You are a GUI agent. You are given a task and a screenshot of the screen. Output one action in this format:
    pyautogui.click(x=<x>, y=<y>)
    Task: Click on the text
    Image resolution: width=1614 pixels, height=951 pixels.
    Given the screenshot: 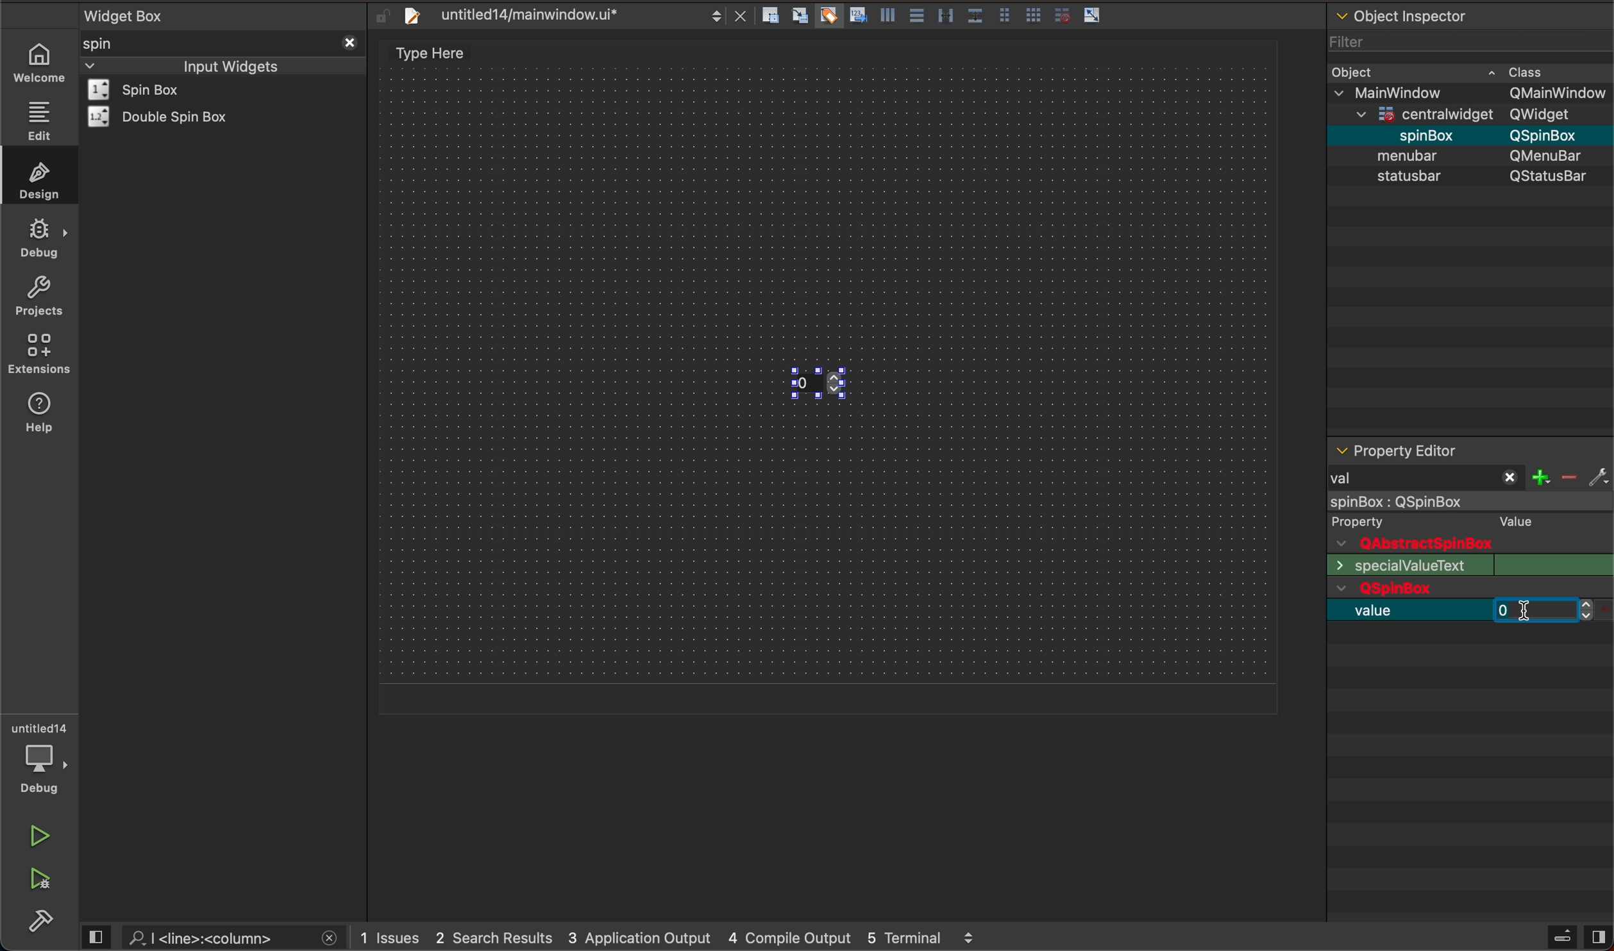 What is the action you would take?
    pyautogui.click(x=1402, y=566)
    